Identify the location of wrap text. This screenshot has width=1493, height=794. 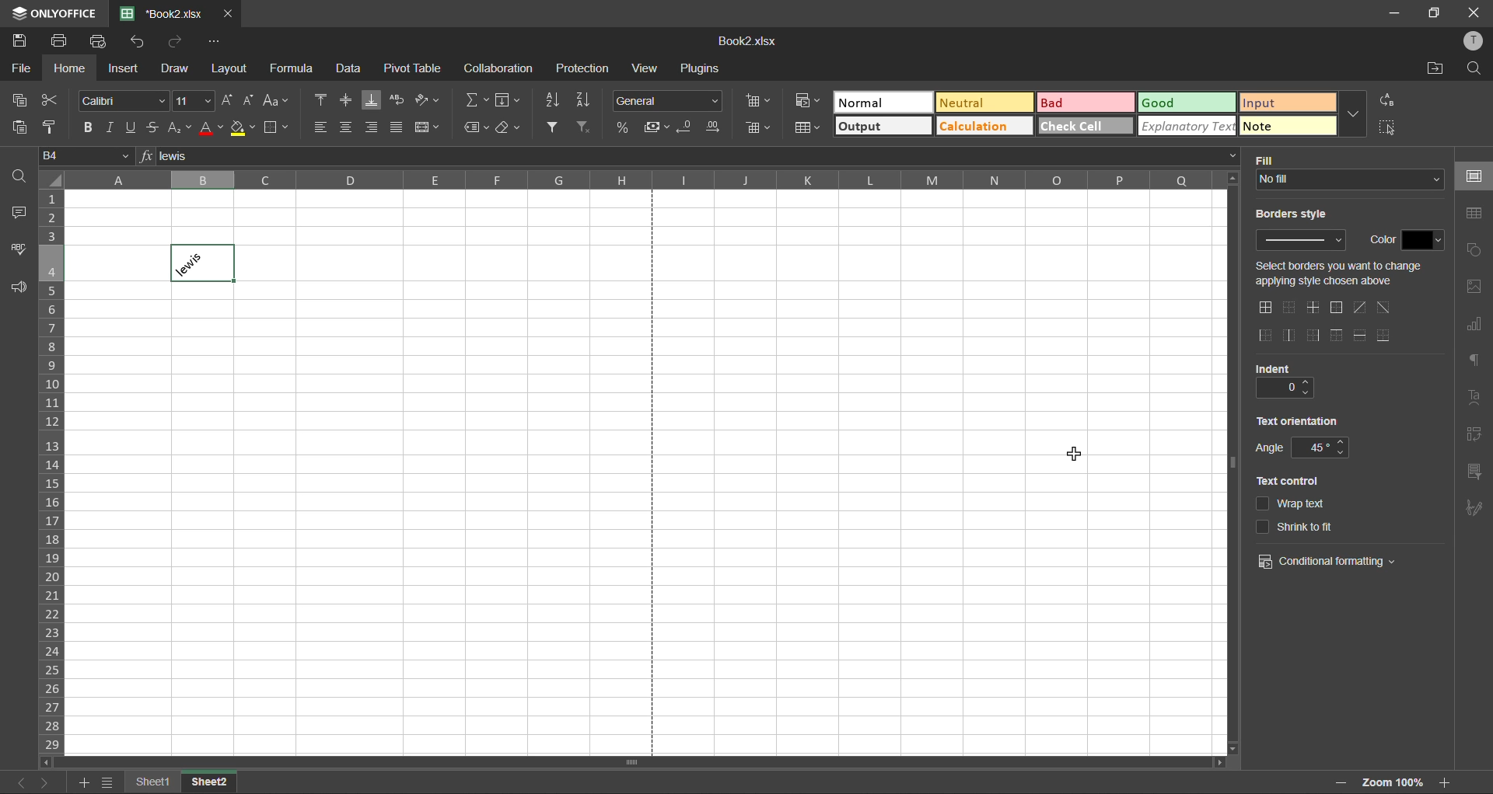
(397, 103).